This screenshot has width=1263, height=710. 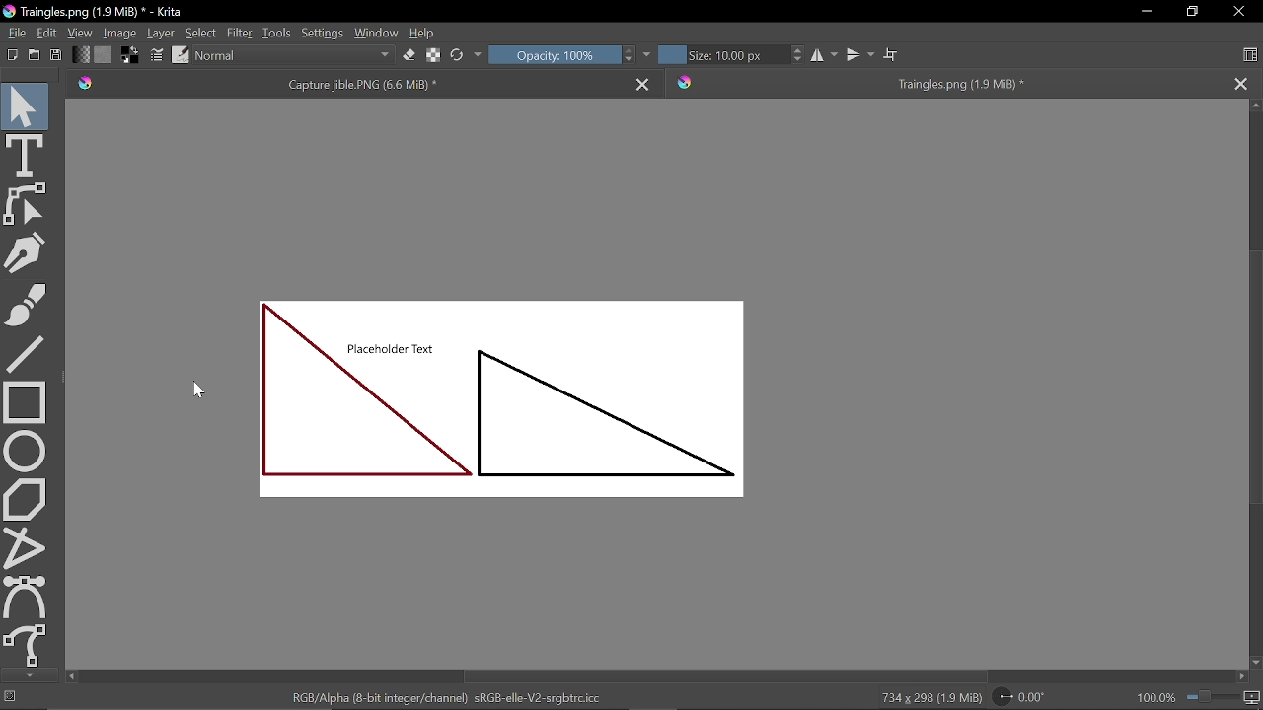 I want to click on Gradient fill, so click(x=79, y=56).